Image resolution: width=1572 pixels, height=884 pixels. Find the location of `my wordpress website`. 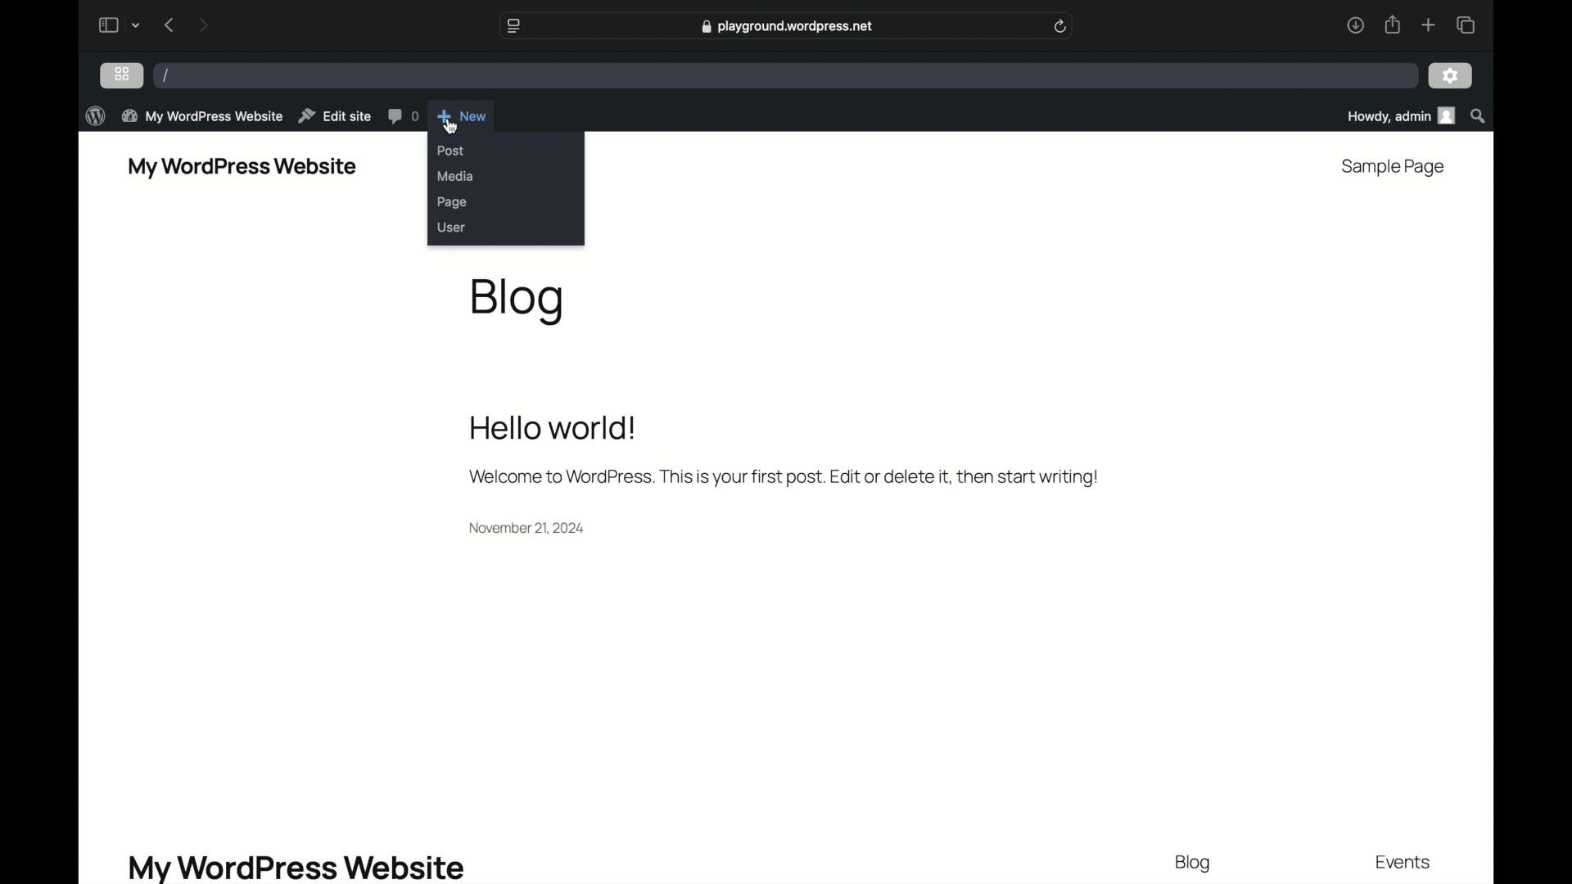

my wordpress website is located at coordinates (295, 867).